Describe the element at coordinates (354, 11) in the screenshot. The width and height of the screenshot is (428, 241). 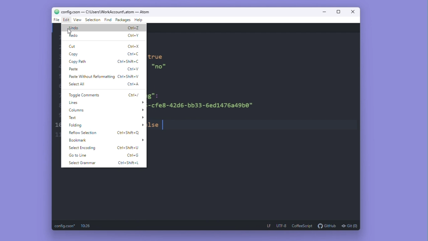
I see `Close` at that location.